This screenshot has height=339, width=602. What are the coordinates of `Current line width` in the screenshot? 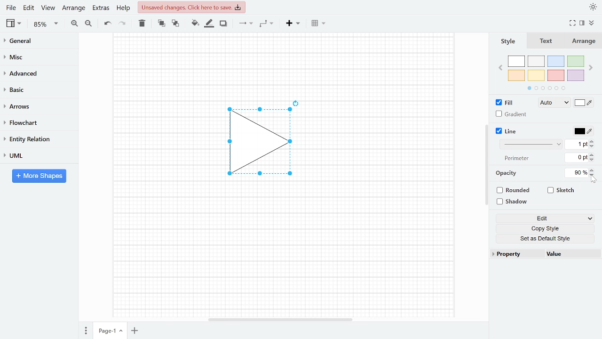 It's located at (577, 144).